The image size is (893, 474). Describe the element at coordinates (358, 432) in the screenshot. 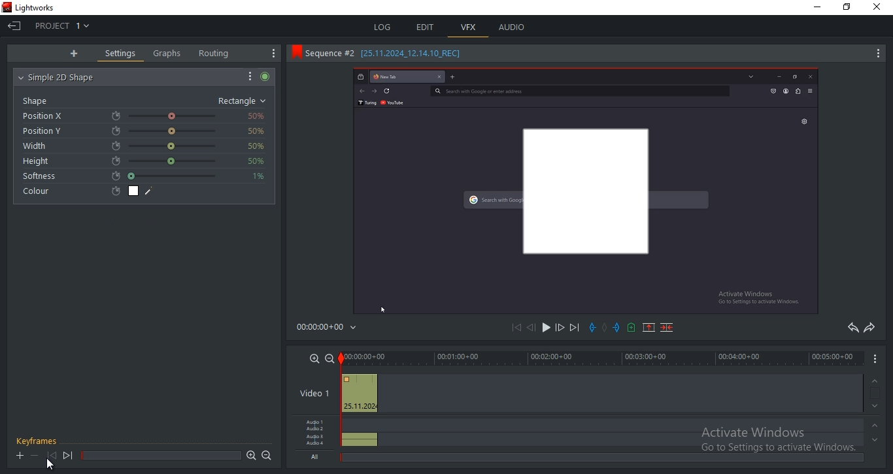

I see `audio` at that location.